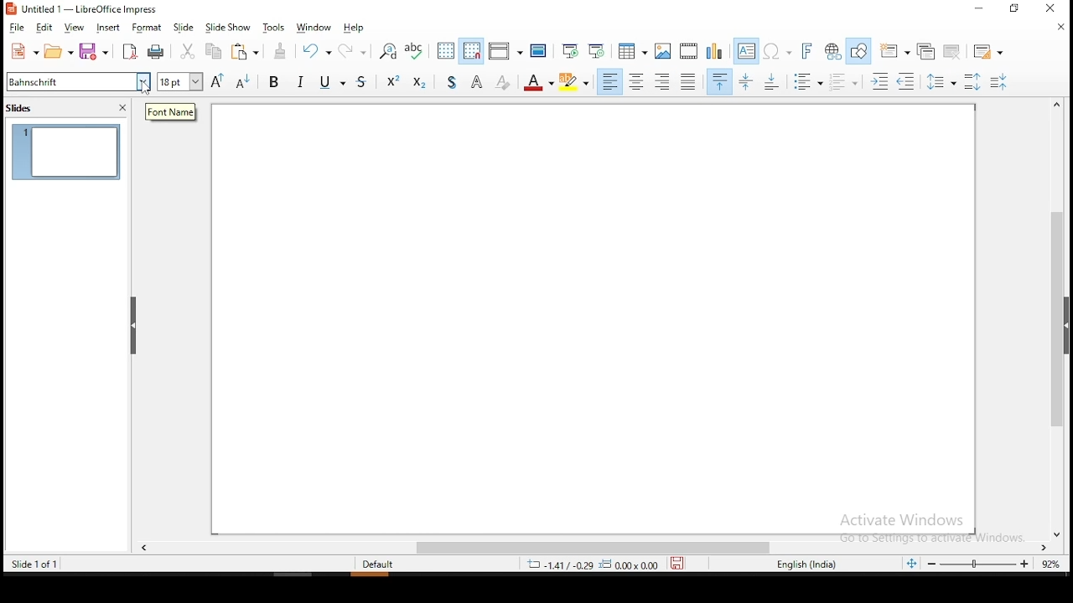 The height and width of the screenshot is (603, 1073). Describe the element at coordinates (881, 80) in the screenshot. I see `increase indent` at that location.